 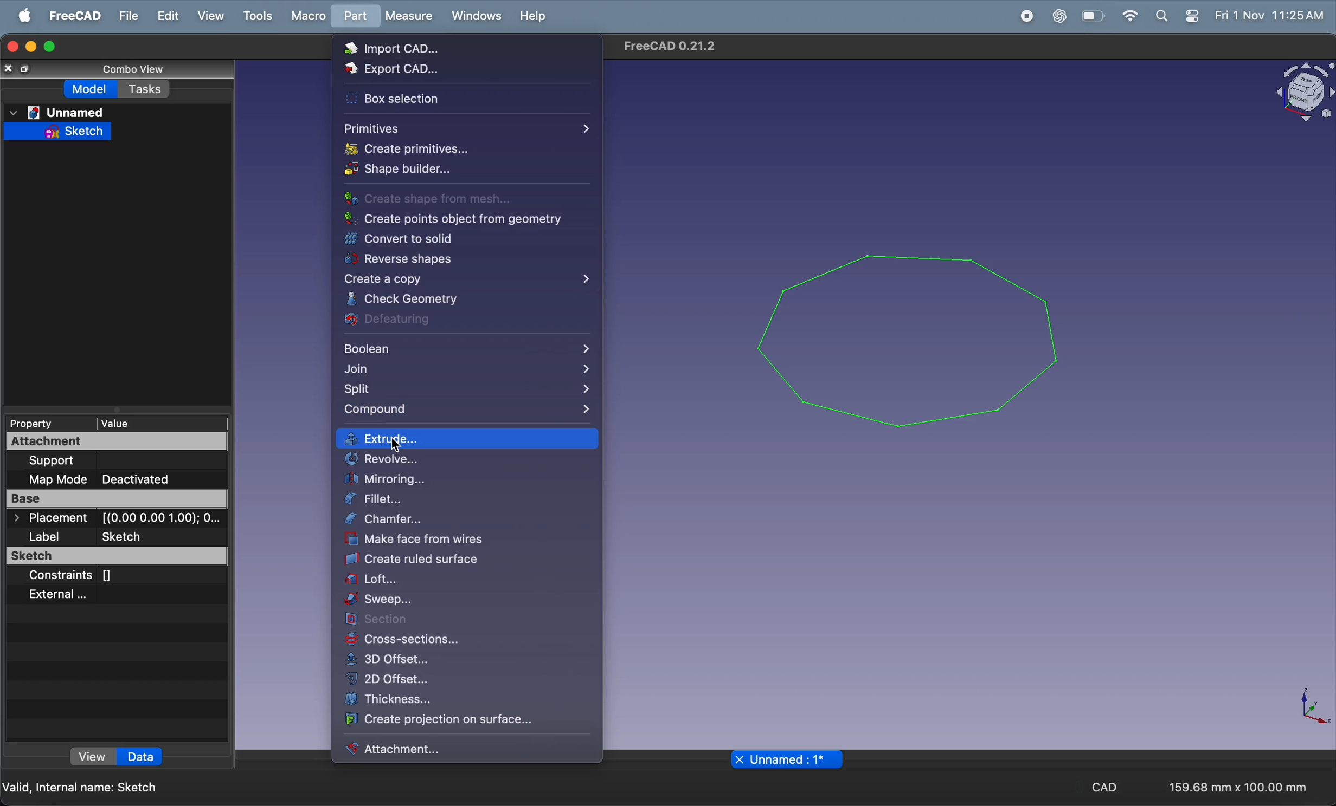 What do you see at coordinates (145, 89) in the screenshot?
I see `tasks` at bounding box center [145, 89].